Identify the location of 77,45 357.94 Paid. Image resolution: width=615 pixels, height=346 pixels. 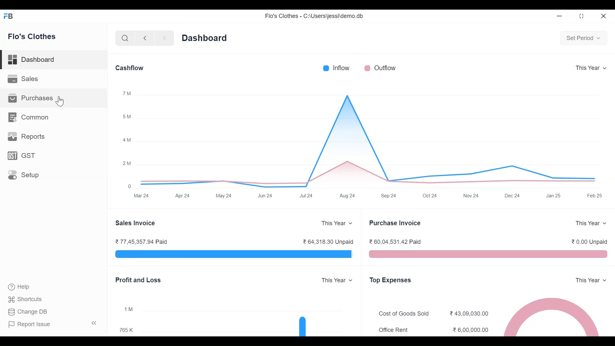
(141, 242).